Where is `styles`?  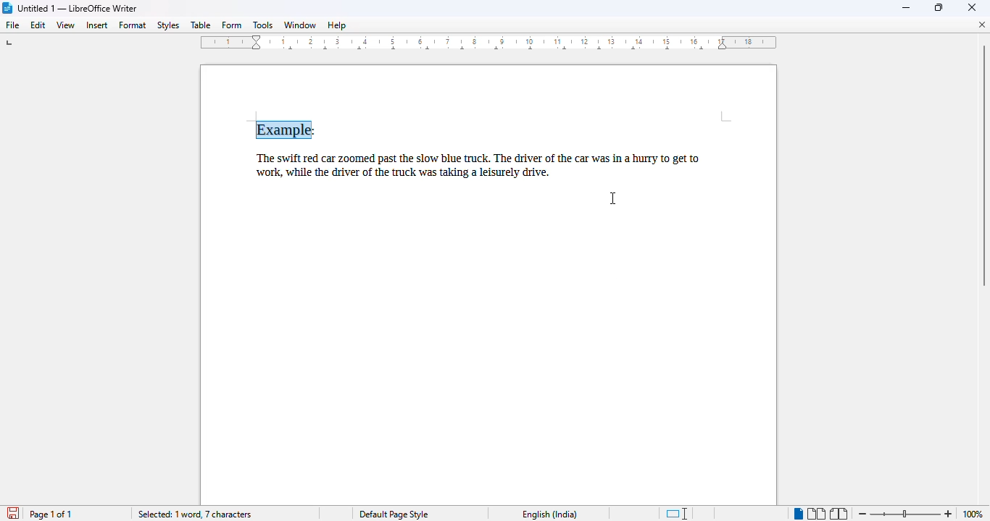 styles is located at coordinates (169, 25).